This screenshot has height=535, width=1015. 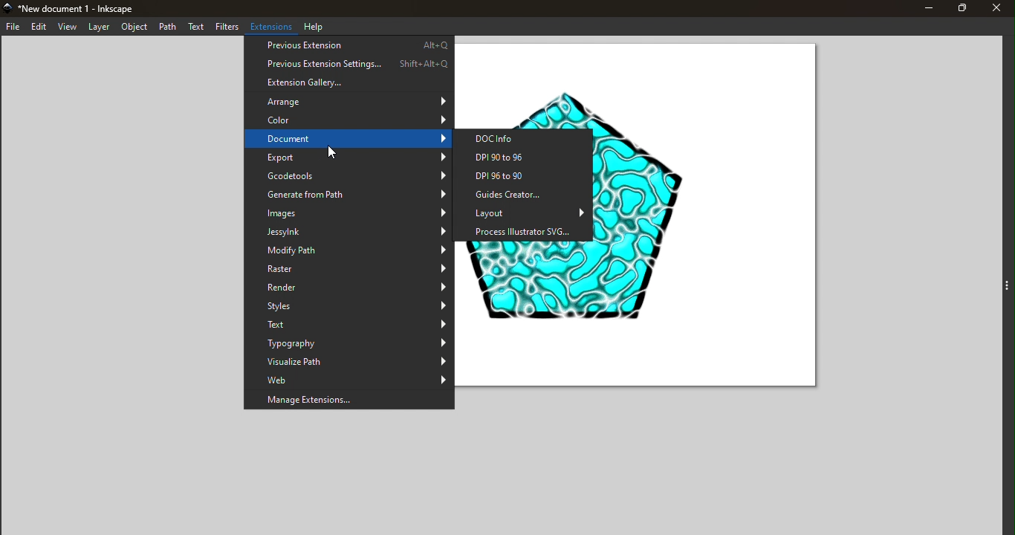 What do you see at coordinates (346, 177) in the screenshot?
I see `Gcodetools` at bounding box center [346, 177].